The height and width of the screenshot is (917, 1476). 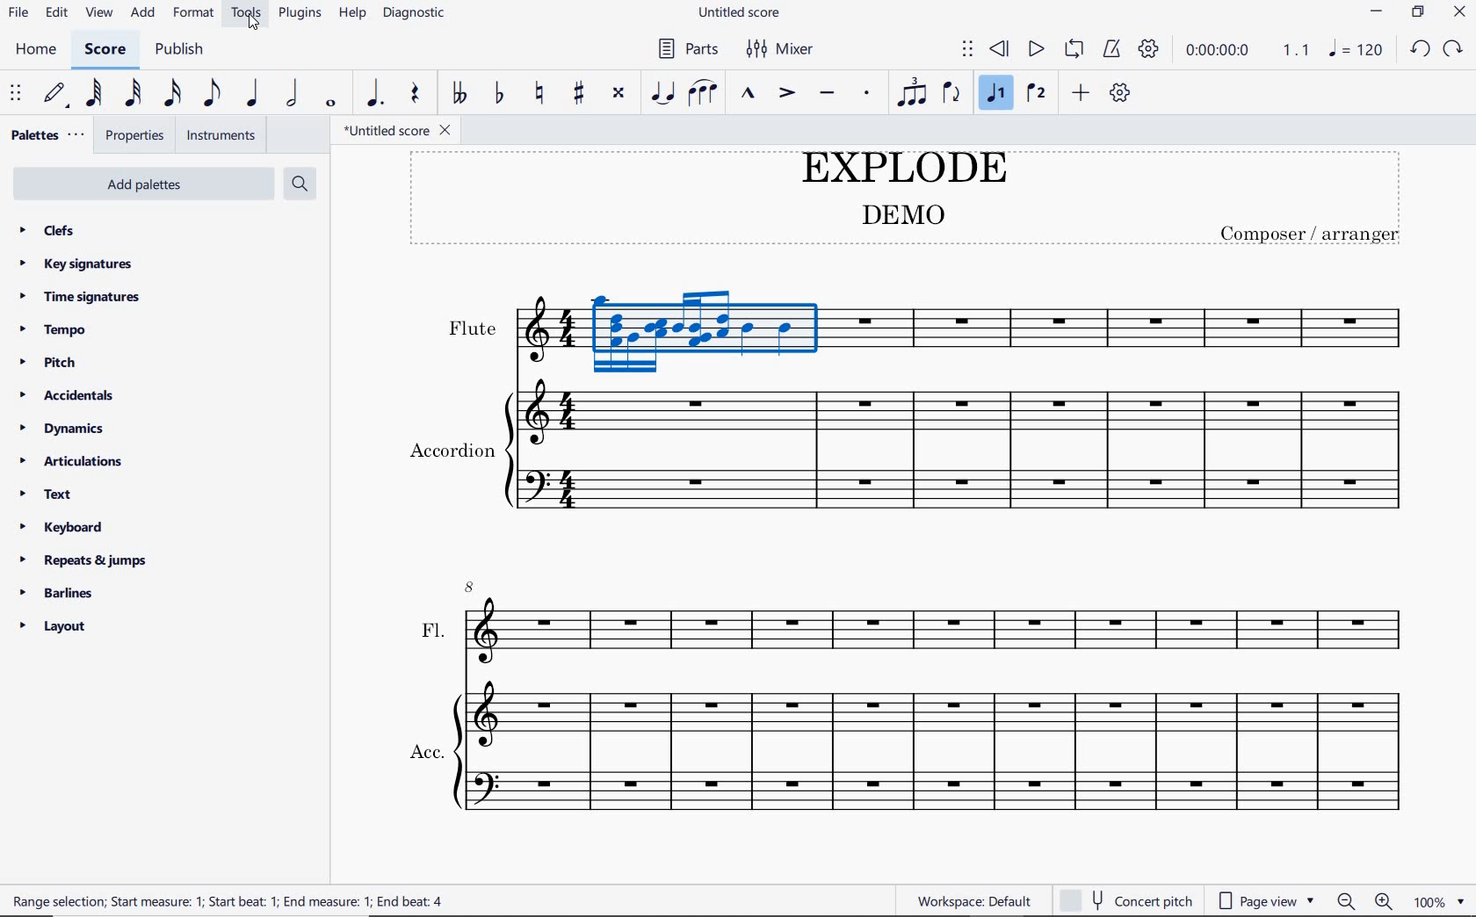 What do you see at coordinates (375, 92) in the screenshot?
I see `augmentation dot` at bounding box center [375, 92].